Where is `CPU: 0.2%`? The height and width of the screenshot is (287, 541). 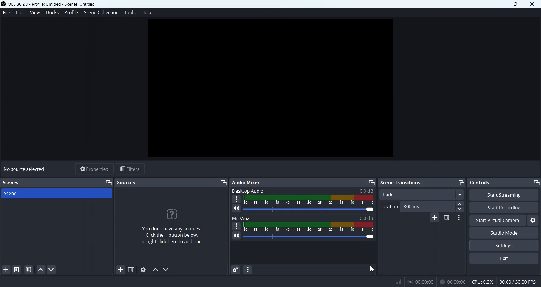
CPU: 0.2% is located at coordinates (481, 282).